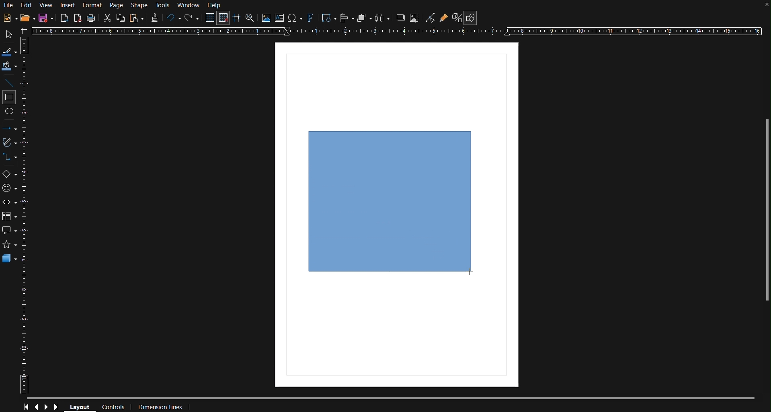 The width and height of the screenshot is (771, 412). What do you see at coordinates (10, 217) in the screenshot?
I see `Flowchart` at bounding box center [10, 217].